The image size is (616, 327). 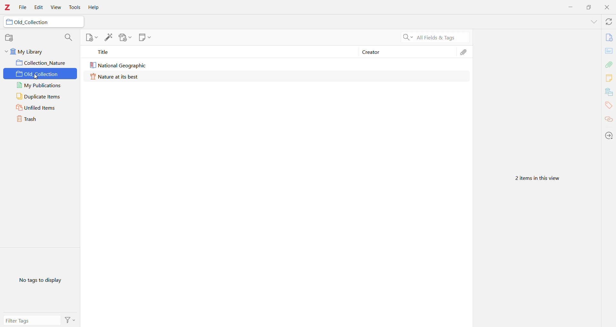 I want to click on Minimize, so click(x=571, y=6).